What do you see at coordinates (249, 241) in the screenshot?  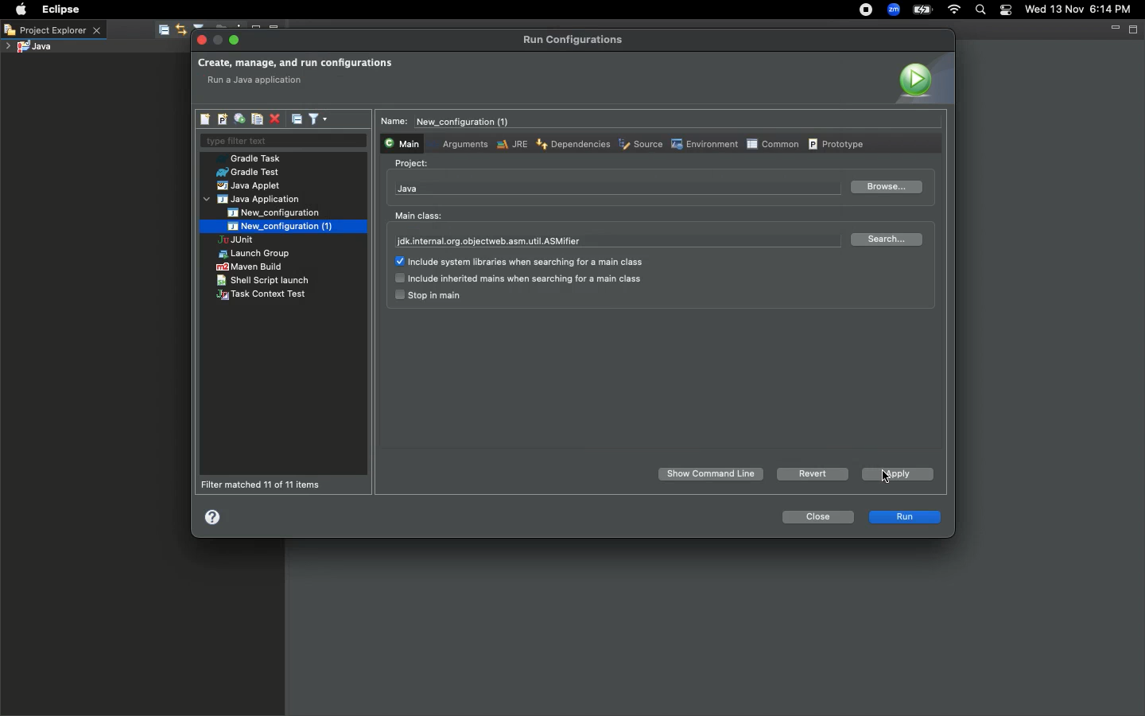 I see `JUnit` at bounding box center [249, 241].